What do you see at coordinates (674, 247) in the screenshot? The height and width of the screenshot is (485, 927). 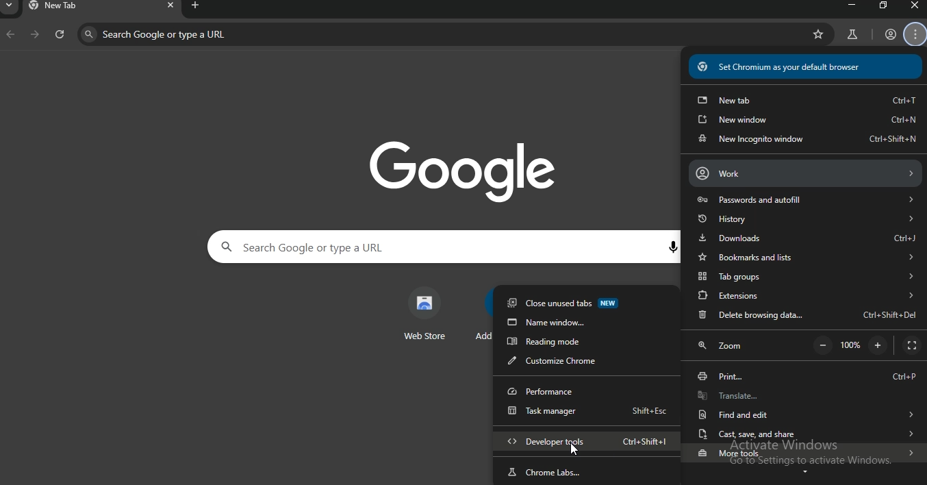 I see `voice search` at bounding box center [674, 247].